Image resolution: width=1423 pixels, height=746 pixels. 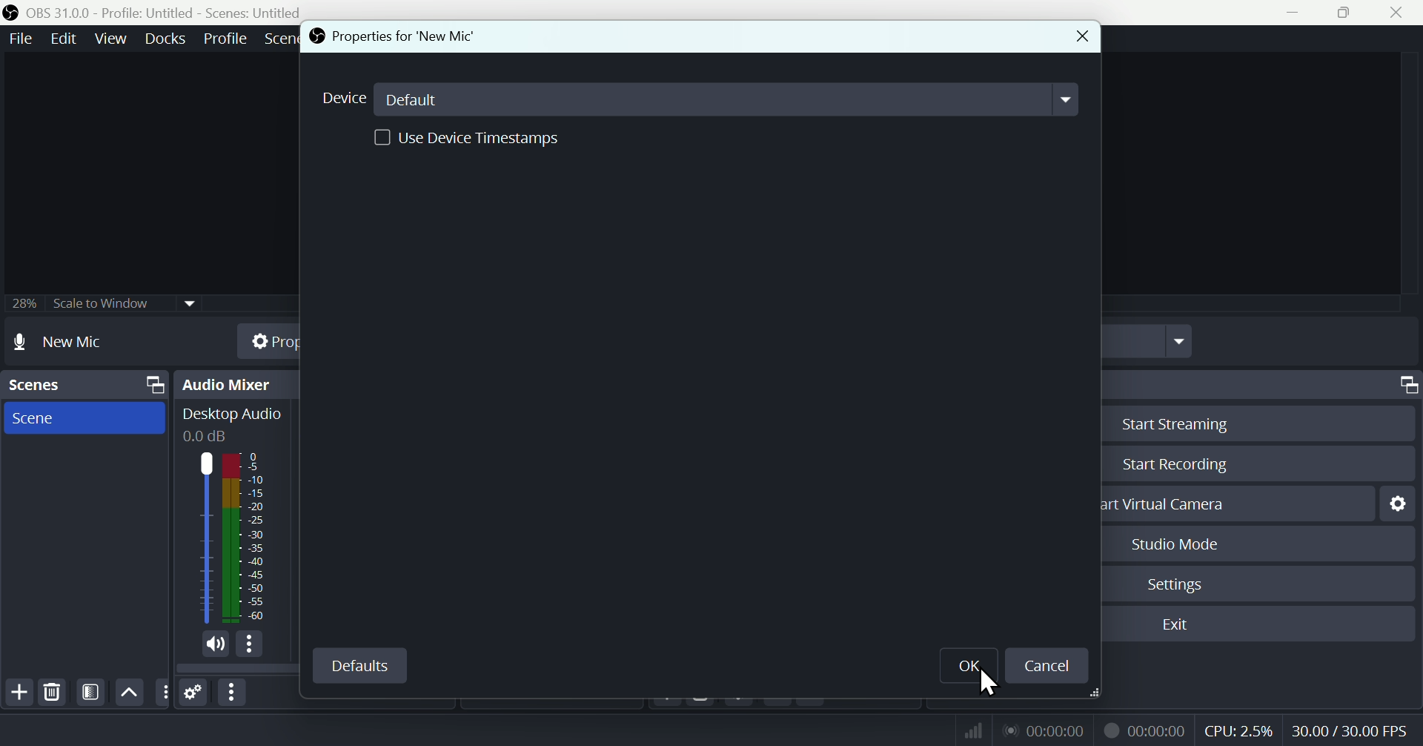 What do you see at coordinates (127, 692) in the screenshot?
I see `Up` at bounding box center [127, 692].